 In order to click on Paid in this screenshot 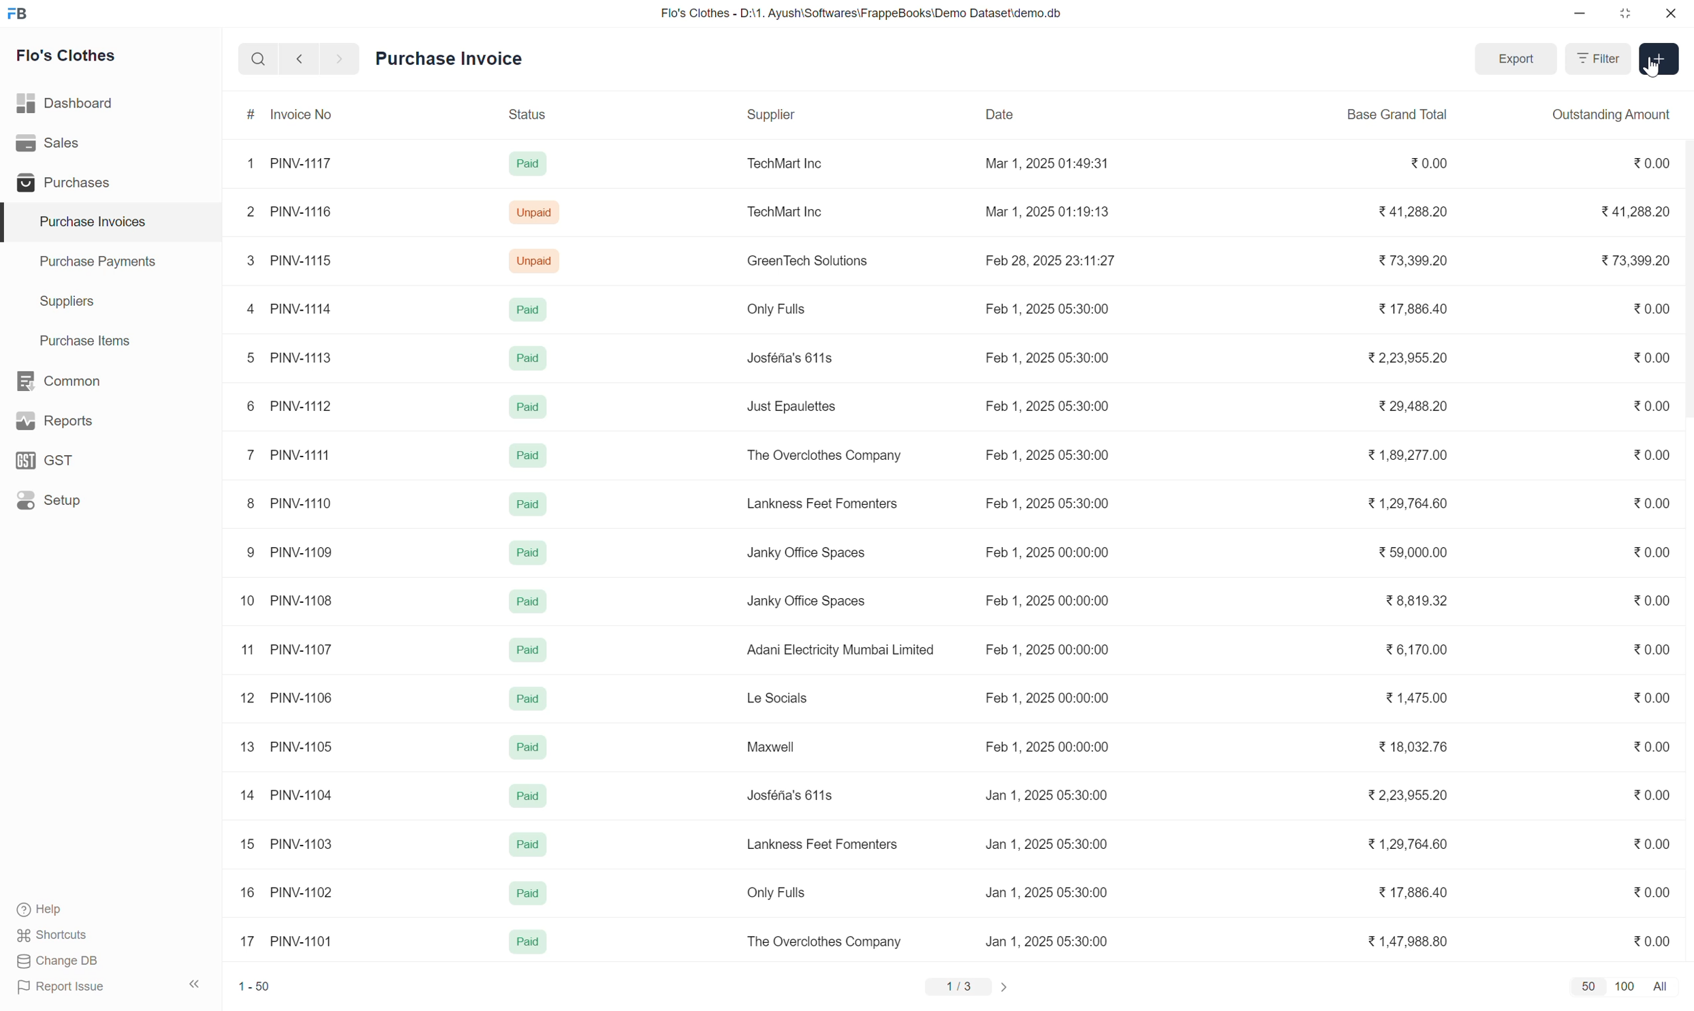, I will do `click(528, 698)`.